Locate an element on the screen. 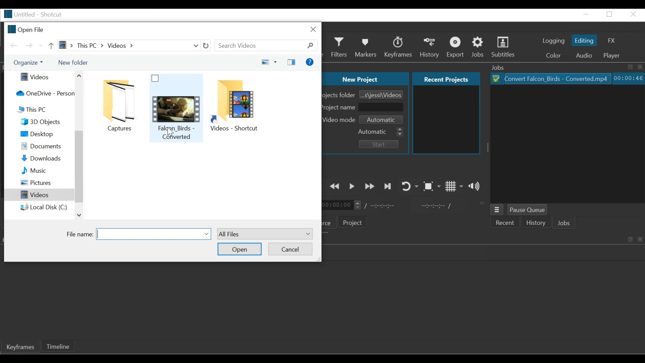 This screenshot has height=363, width=645. In point is located at coordinates (437, 206).